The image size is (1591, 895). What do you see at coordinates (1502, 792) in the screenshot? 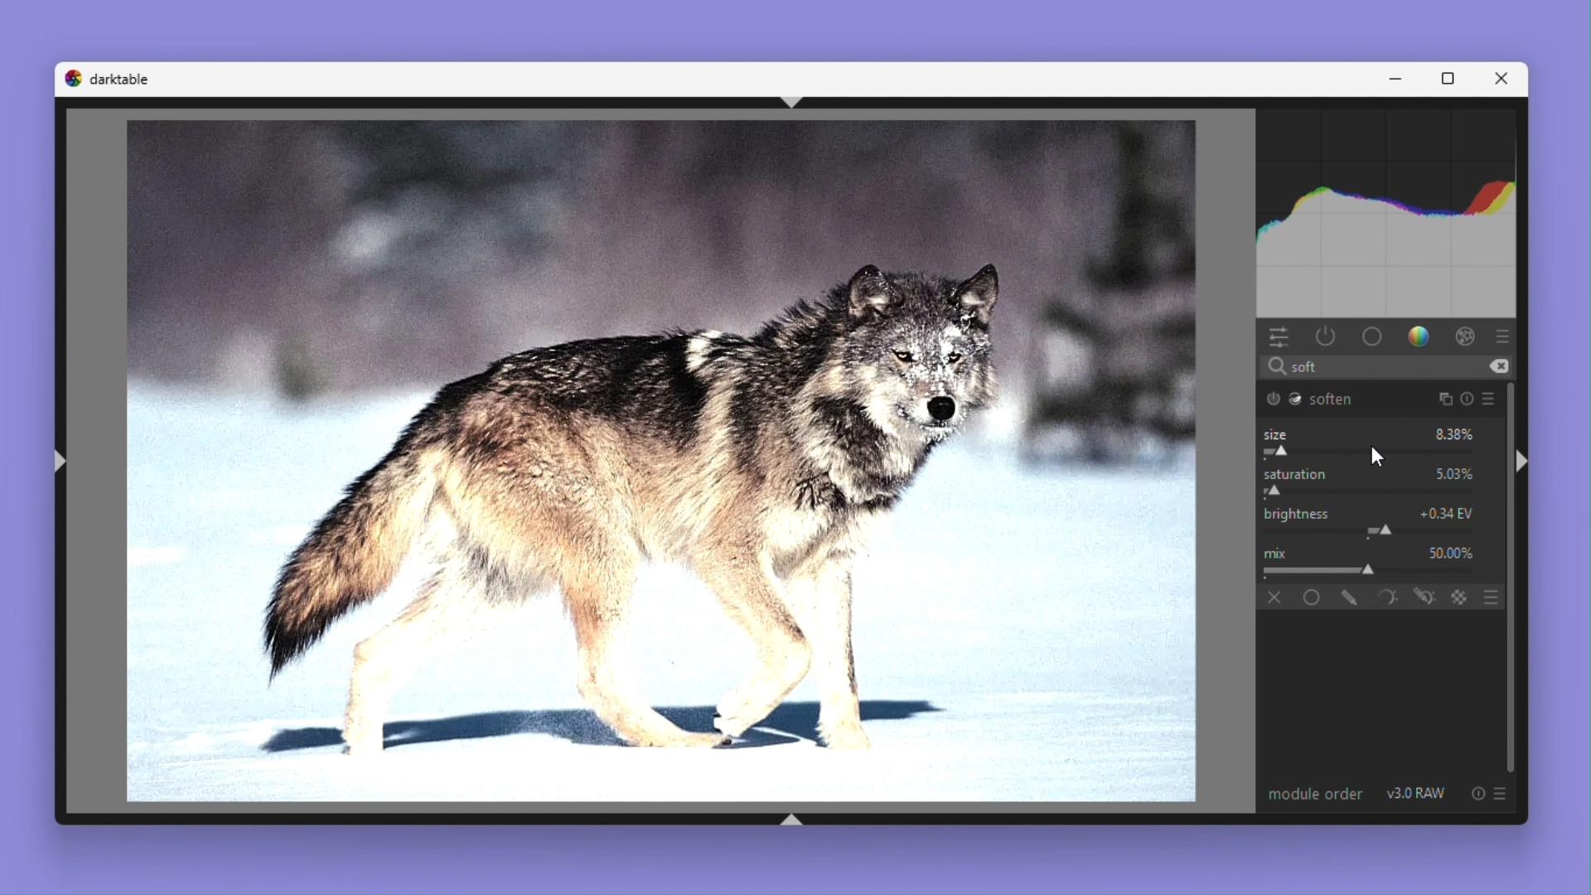
I see `preset ` at bounding box center [1502, 792].